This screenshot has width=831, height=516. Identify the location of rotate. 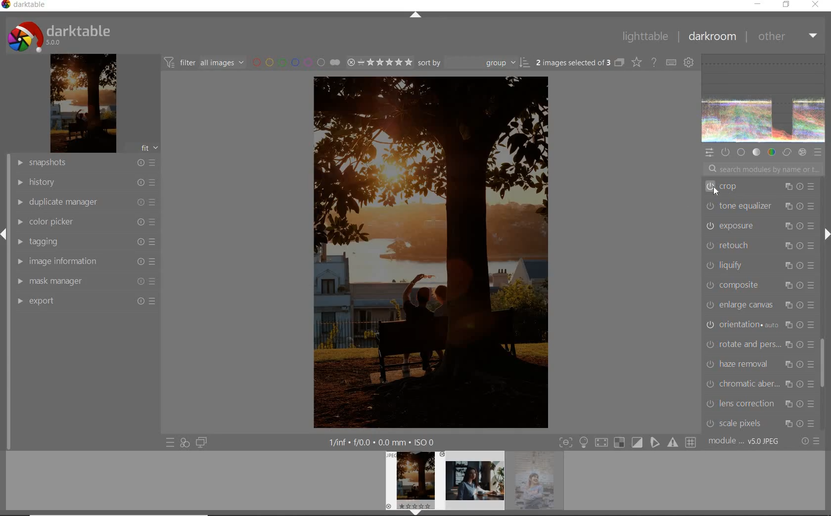
(760, 345).